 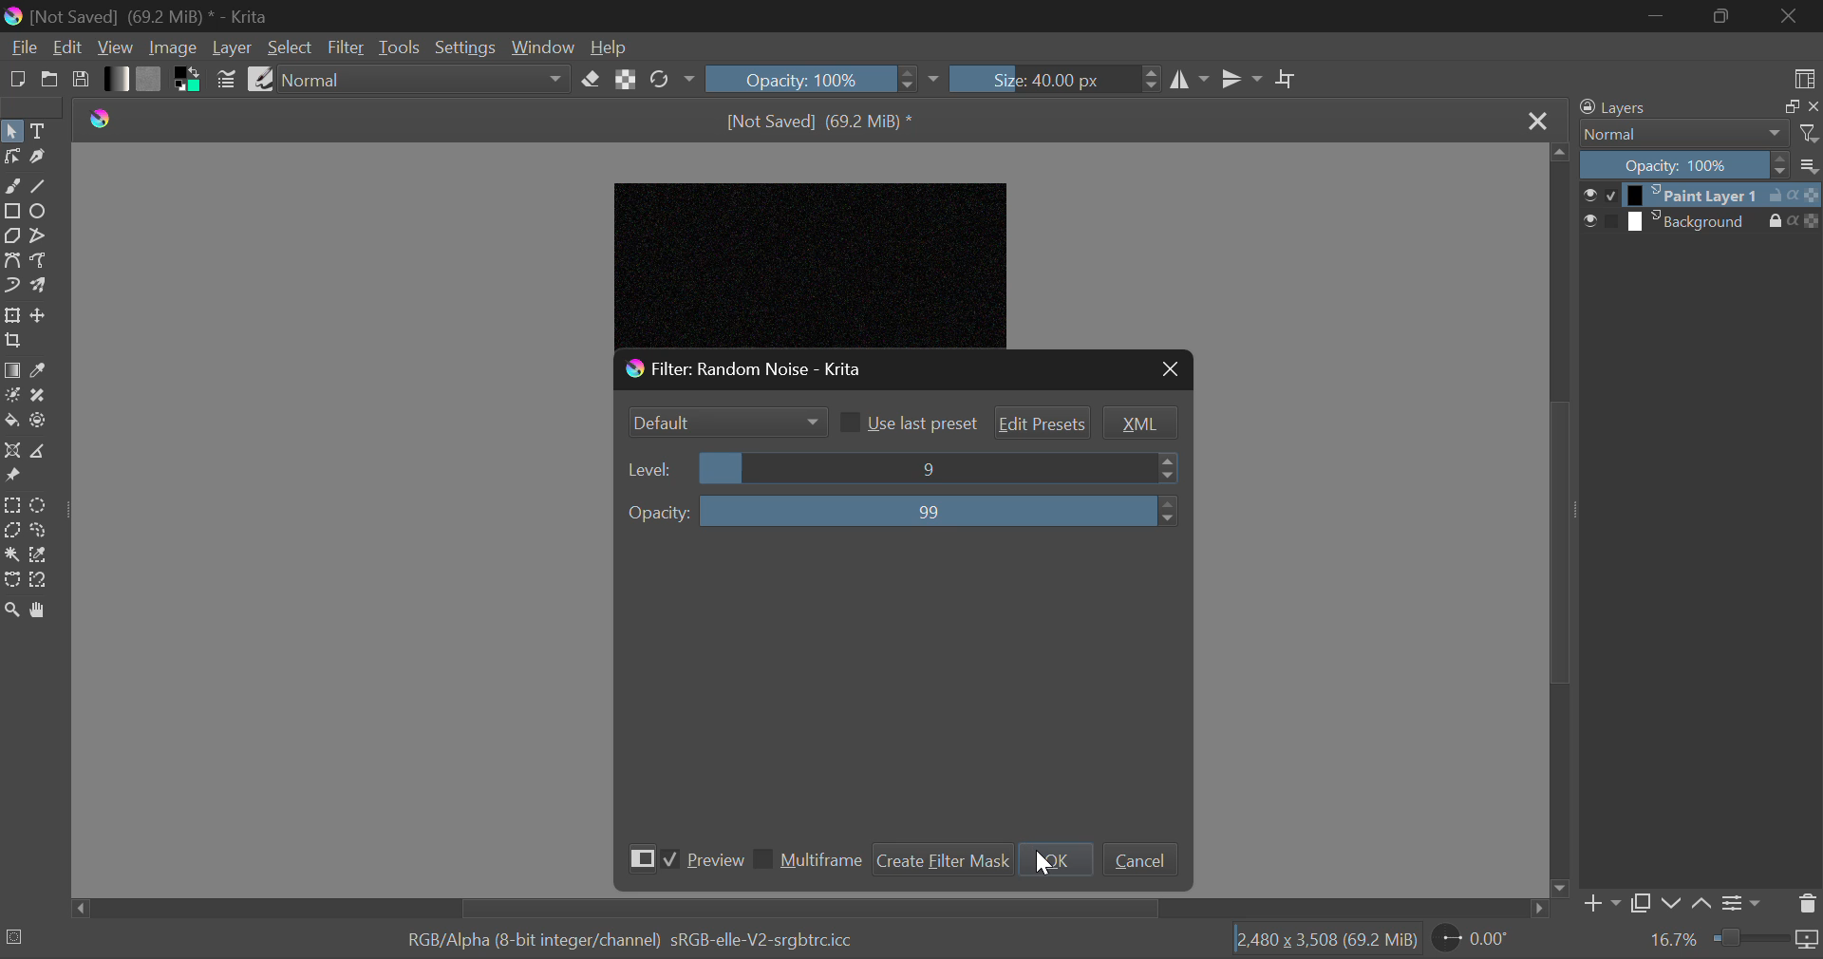 What do you see at coordinates (11, 370) in the screenshot?
I see `Gradient Fill` at bounding box center [11, 370].